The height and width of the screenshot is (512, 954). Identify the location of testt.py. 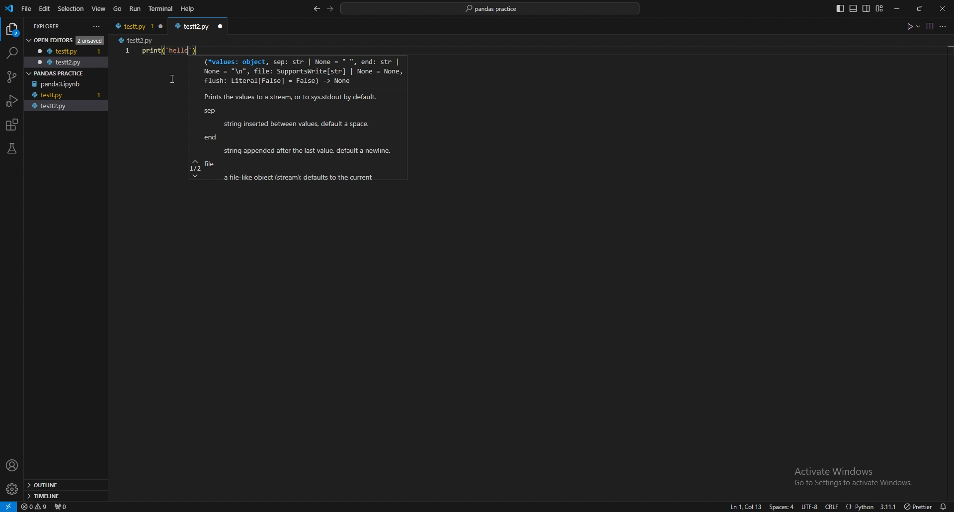
(131, 26).